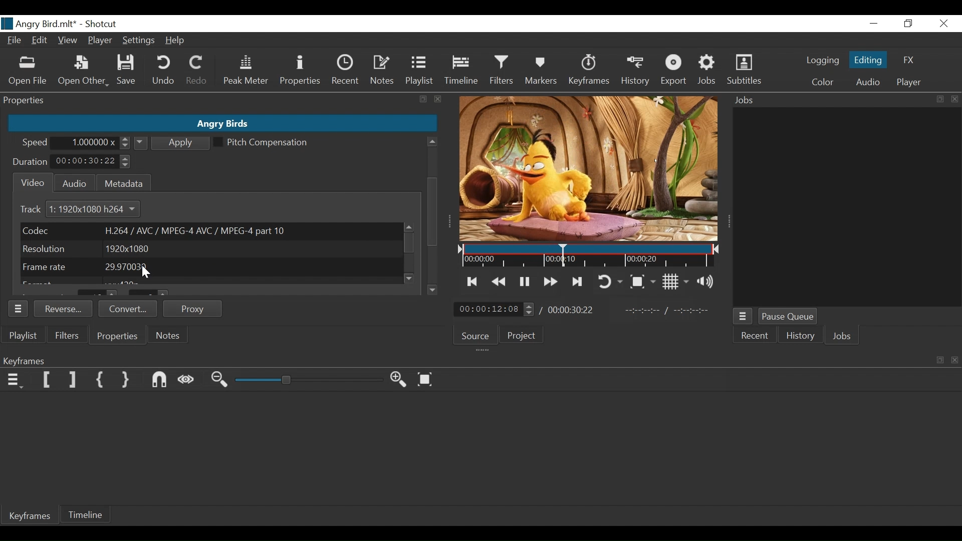  Describe the element at coordinates (501, 72) in the screenshot. I see `Filters` at that location.